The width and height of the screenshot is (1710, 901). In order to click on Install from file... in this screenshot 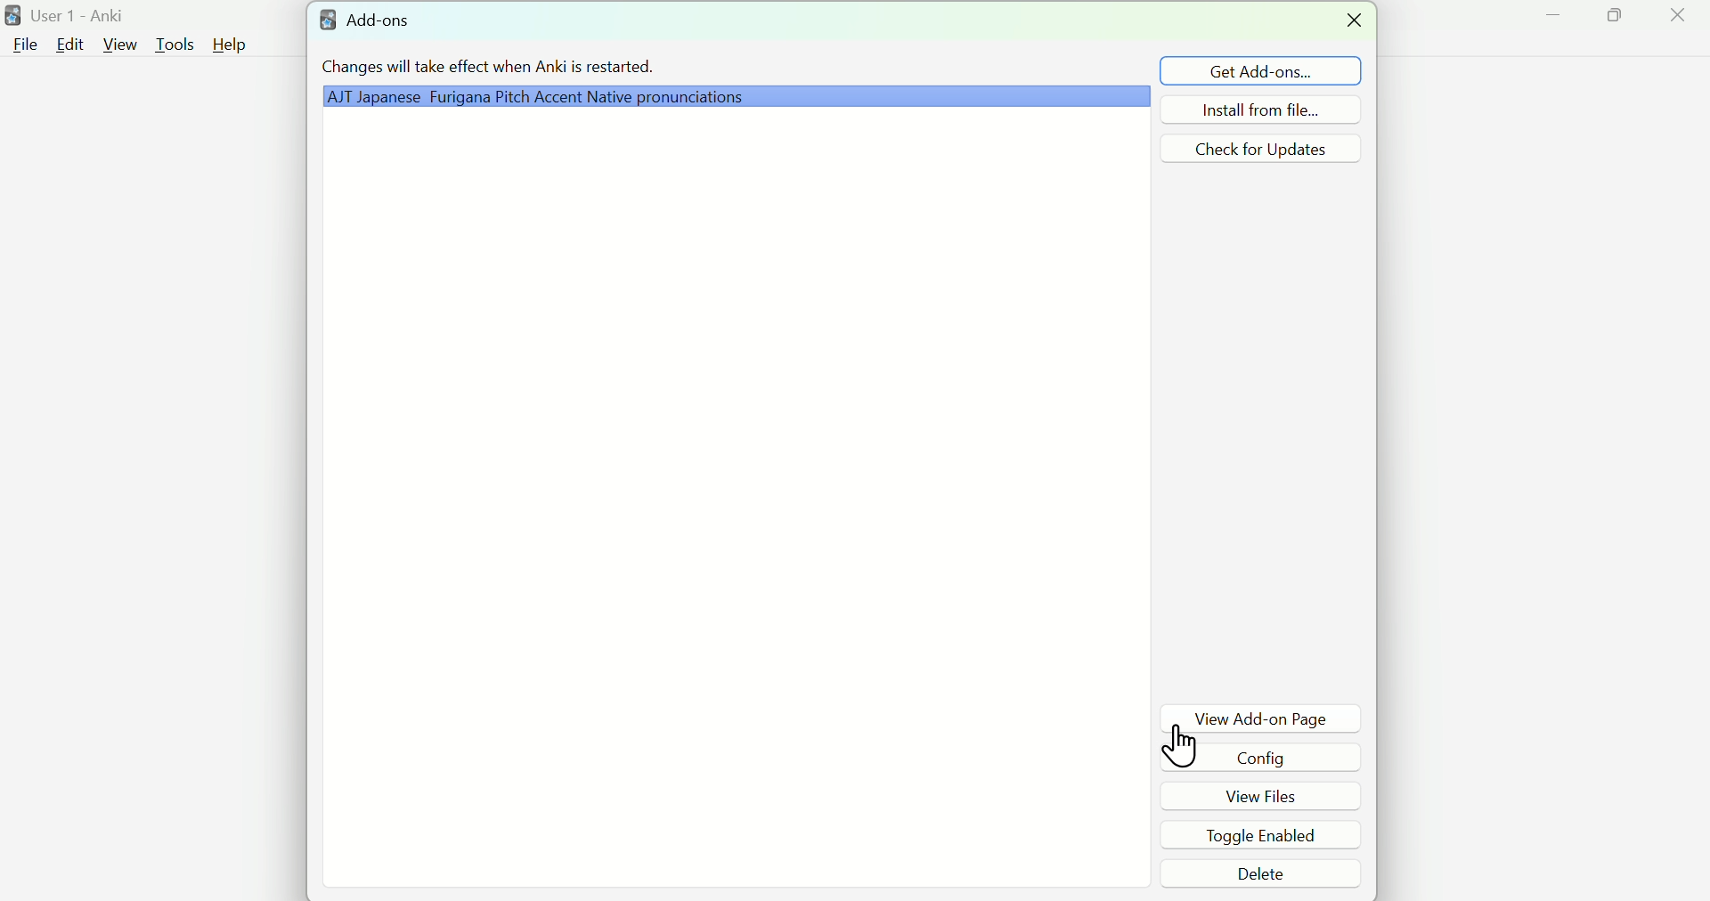, I will do `click(1264, 109)`.